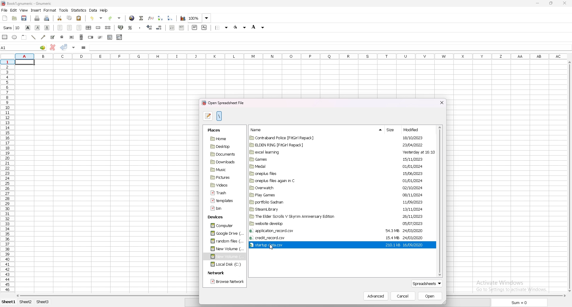  Describe the element at coordinates (108, 28) in the screenshot. I see `split merged cell` at that location.